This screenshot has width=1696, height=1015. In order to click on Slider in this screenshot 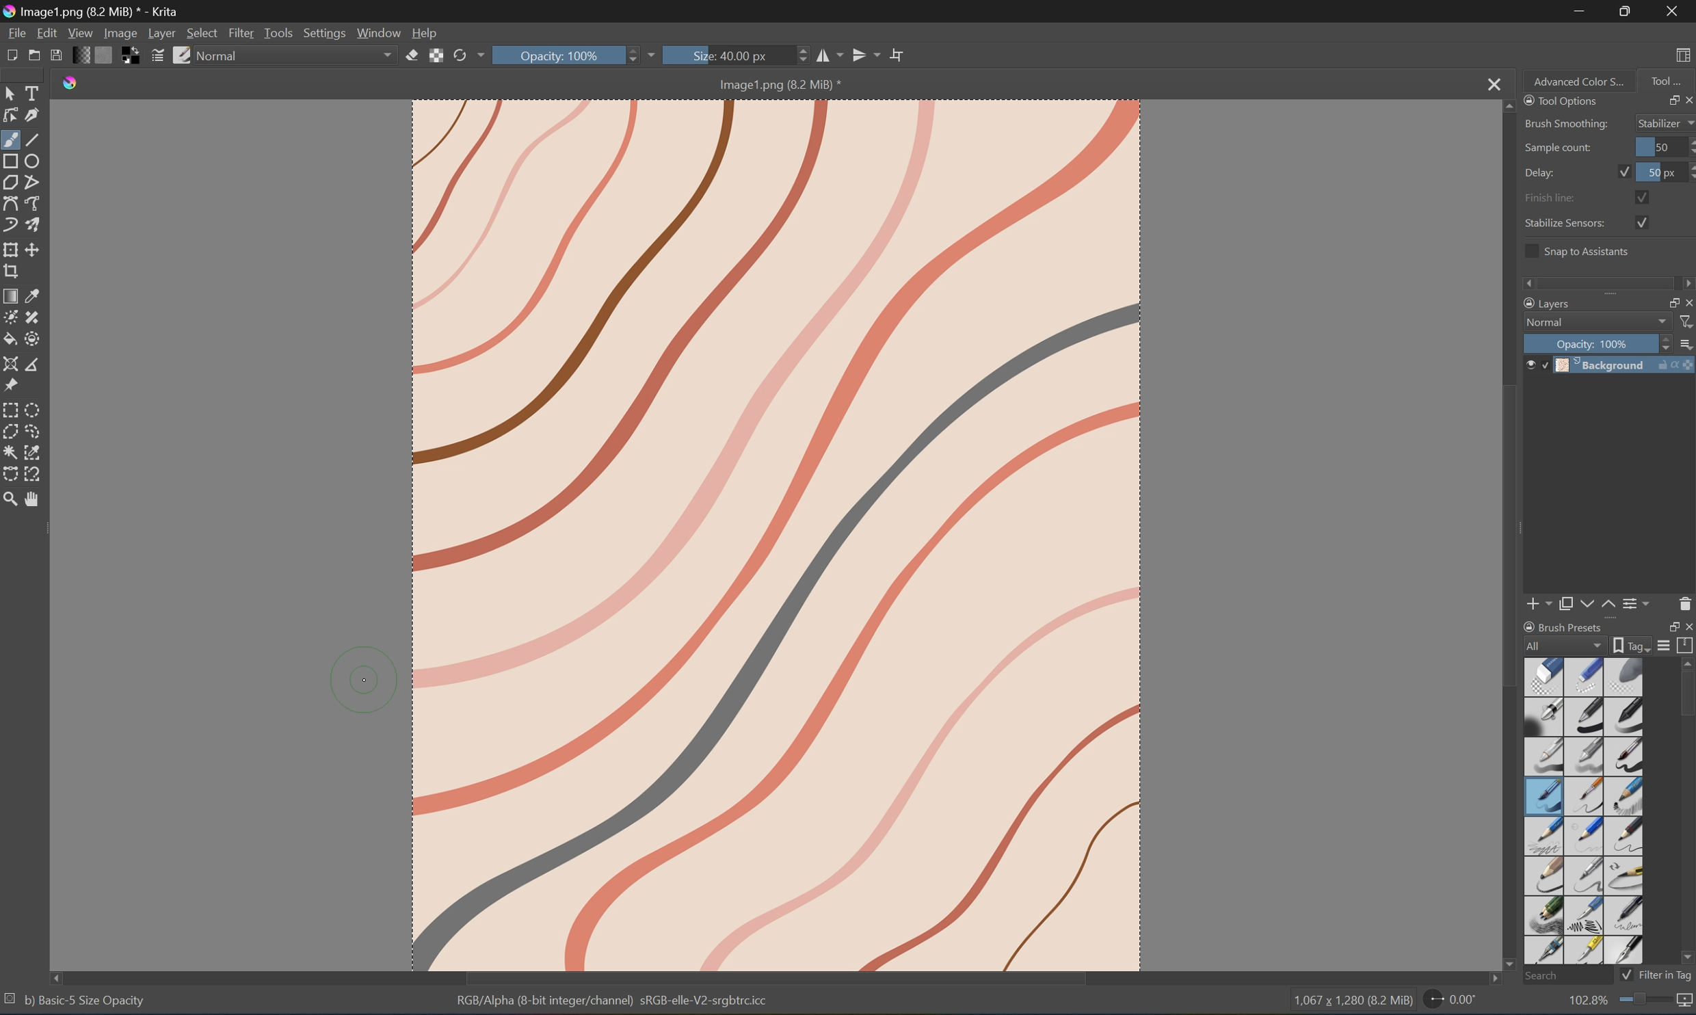, I will do `click(1661, 343)`.